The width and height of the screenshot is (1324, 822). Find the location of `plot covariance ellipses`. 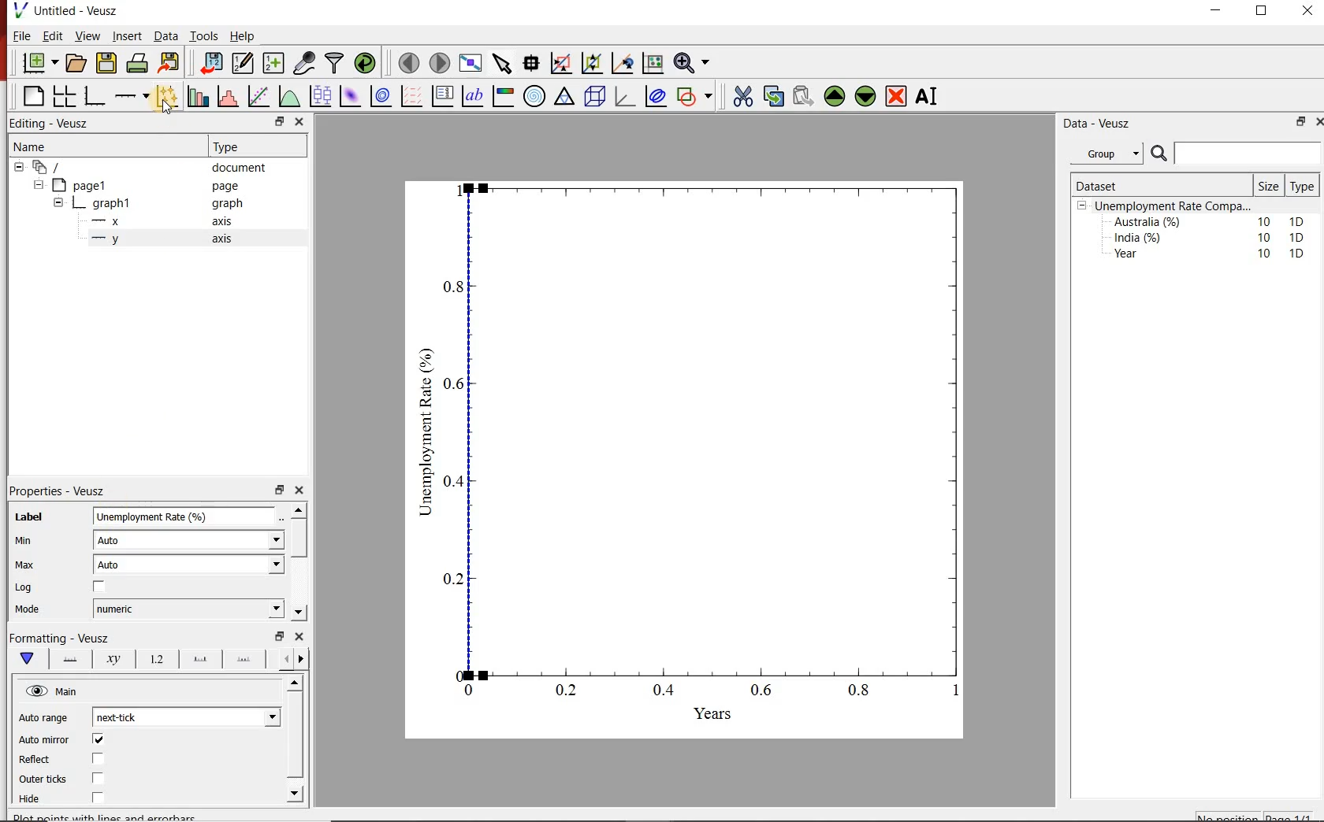

plot covariance ellipses is located at coordinates (656, 96).